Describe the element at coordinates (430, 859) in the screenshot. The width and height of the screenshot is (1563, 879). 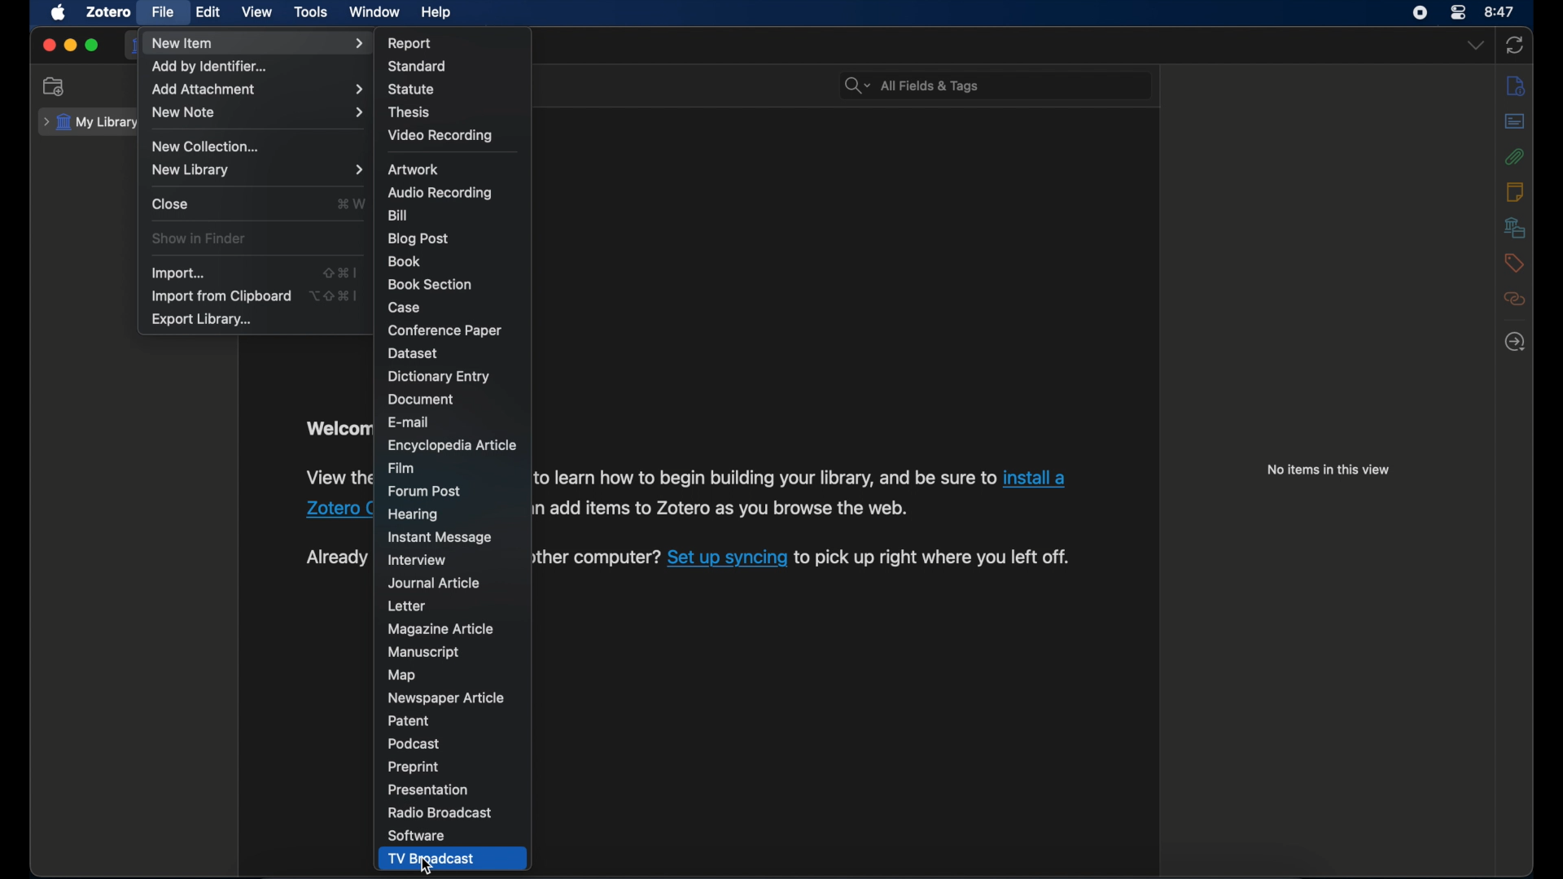
I see `tv broadcast` at that location.